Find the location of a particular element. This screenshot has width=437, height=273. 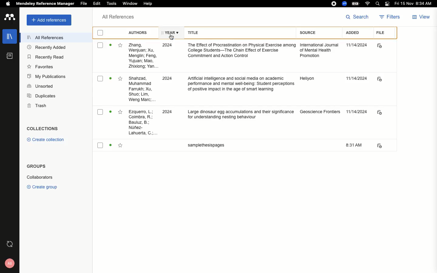

Library is located at coordinates (10, 36).